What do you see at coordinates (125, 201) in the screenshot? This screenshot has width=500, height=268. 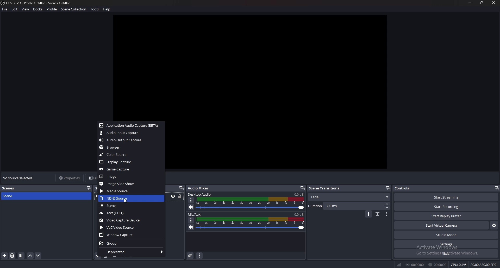 I see `Cursor` at bounding box center [125, 201].